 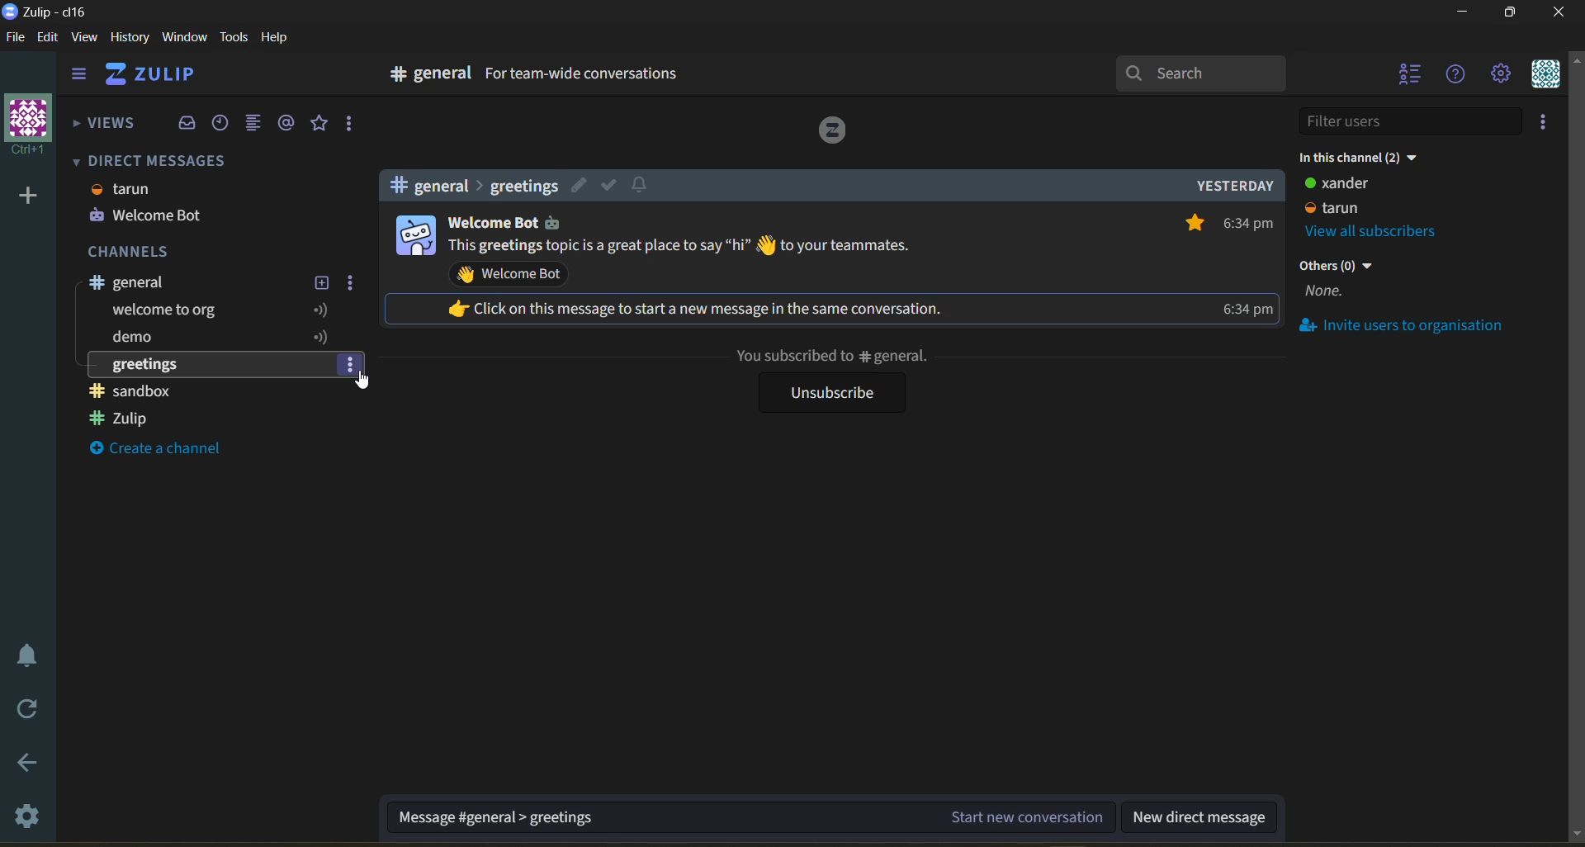 I want to click on views, so click(x=102, y=129).